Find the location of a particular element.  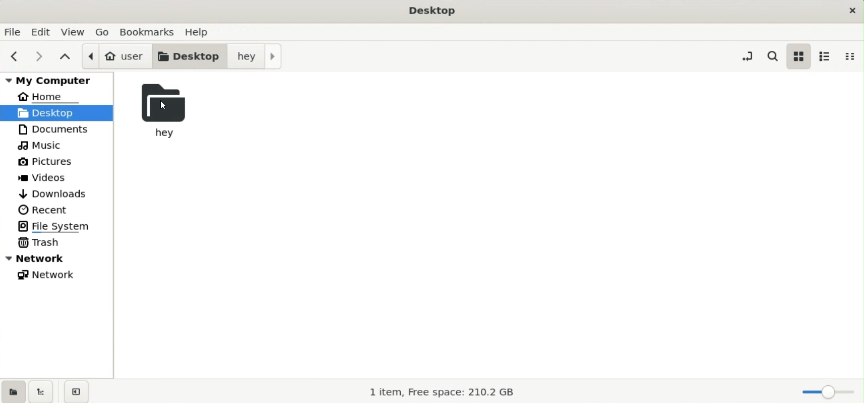

document is located at coordinates (60, 129).